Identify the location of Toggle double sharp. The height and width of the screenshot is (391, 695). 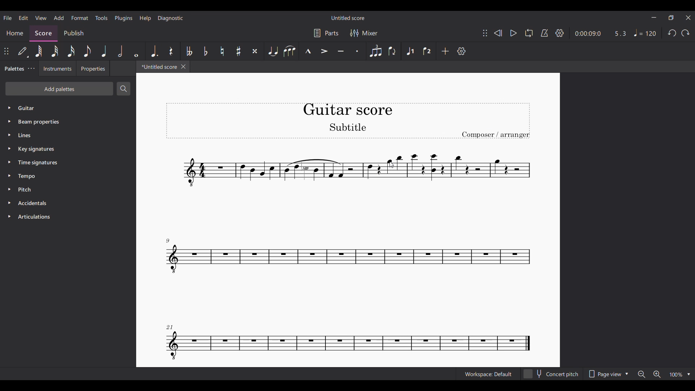
(255, 51).